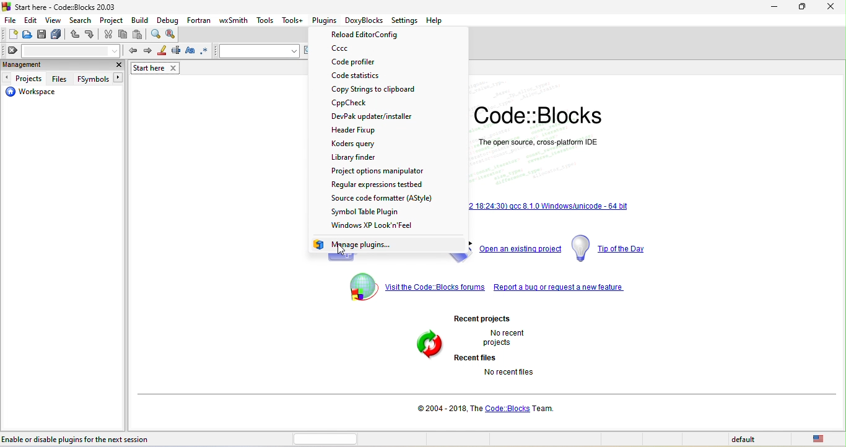 Image resolution: width=846 pixels, height=447 pixels. Describe the element at coordinates (391, 184) in the screenshot. I see `regular expressions testbed` at that location.